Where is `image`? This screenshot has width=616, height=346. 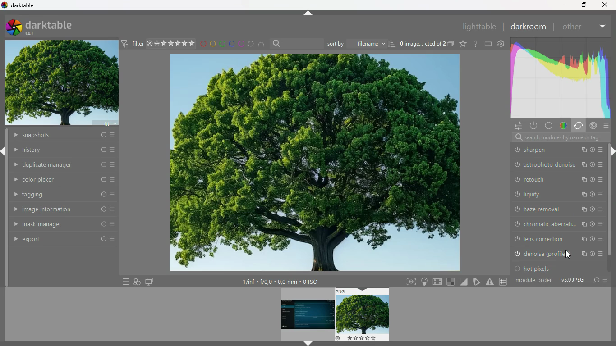 image is located at coordinates (315, 164).